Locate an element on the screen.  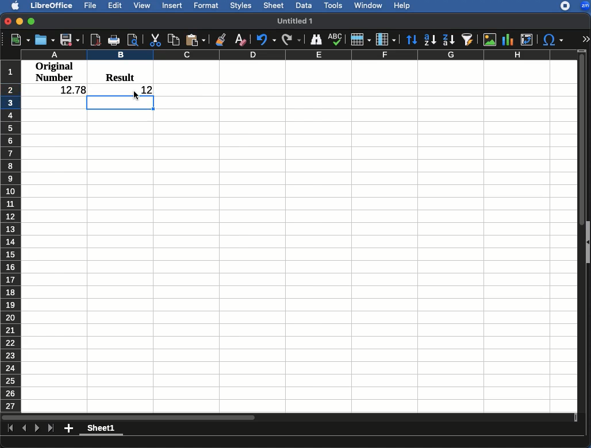
Next page is located at coordinates (37, 428).